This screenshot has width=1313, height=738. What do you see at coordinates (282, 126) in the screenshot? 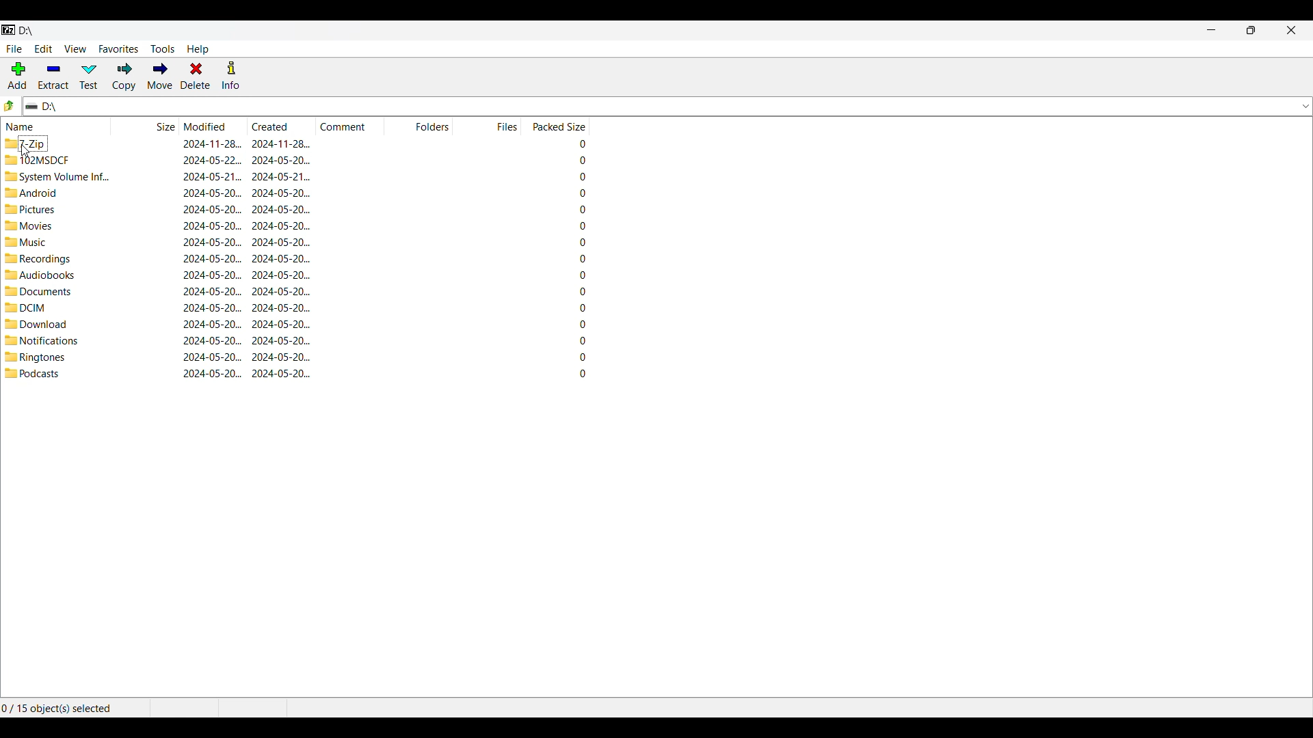
I see `Created column` at bounding box center [282, 126].